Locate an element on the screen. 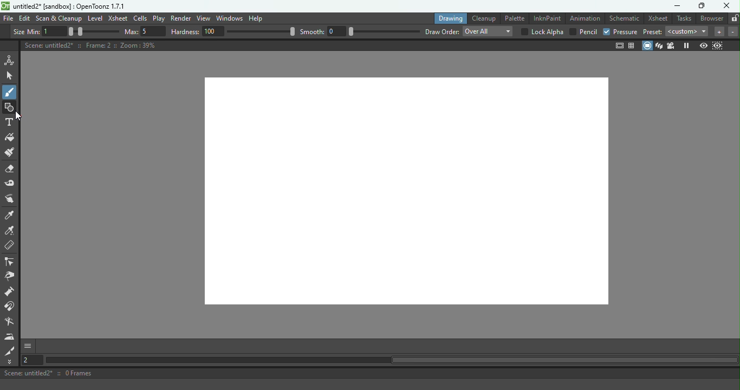 Image resolution: width=740 pixels, height=390 pixels. Set the current frame is located at coordinates (31, 361).